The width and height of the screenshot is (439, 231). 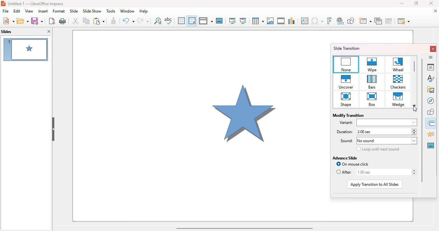 What do you see at coordinates (398, 64) in the screenshot?
I see `wheel` at bounding box center [398, 64].